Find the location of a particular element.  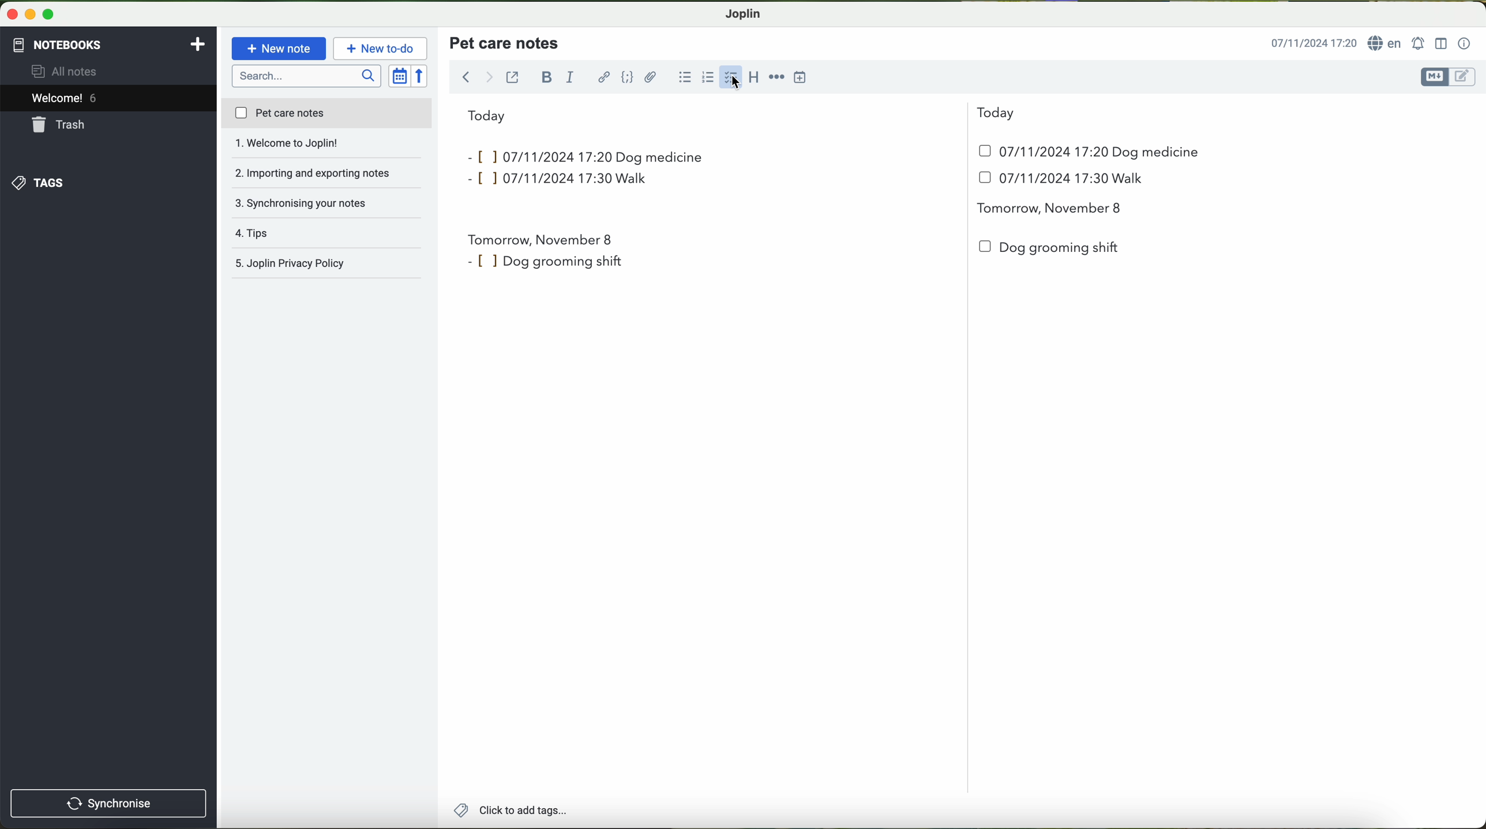

add is located at coordinates (198, 43).